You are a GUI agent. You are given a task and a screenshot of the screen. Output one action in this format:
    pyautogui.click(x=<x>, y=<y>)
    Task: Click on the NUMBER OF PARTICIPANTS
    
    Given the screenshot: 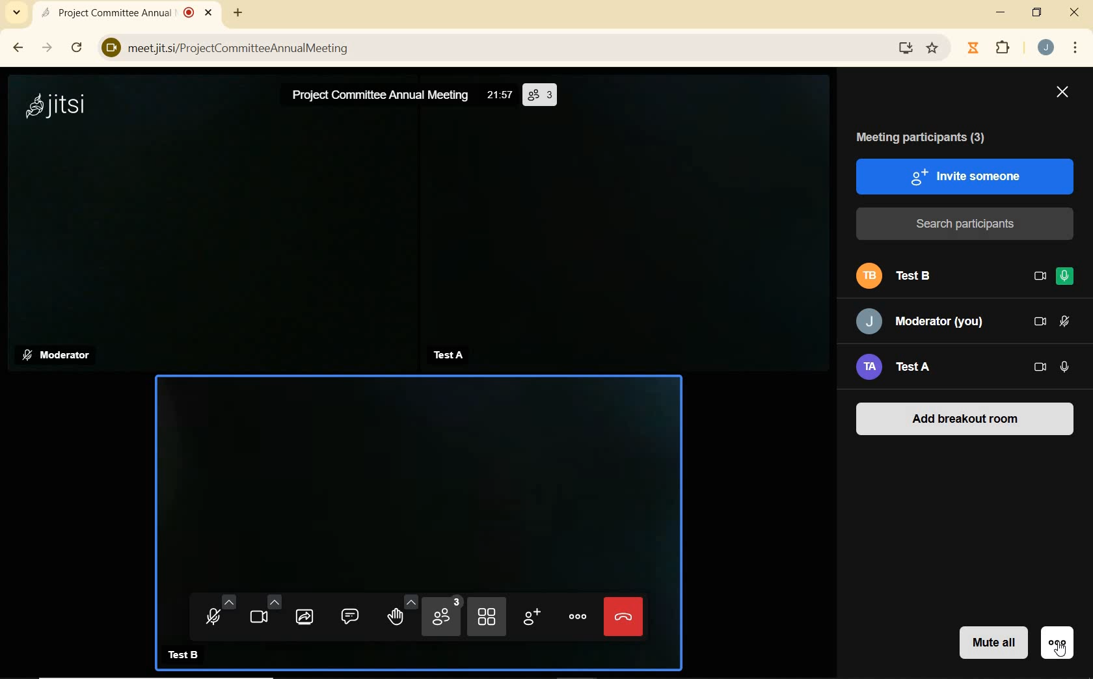 What is the action you would take?
    pyautogui.click(x=539, y=96)
    